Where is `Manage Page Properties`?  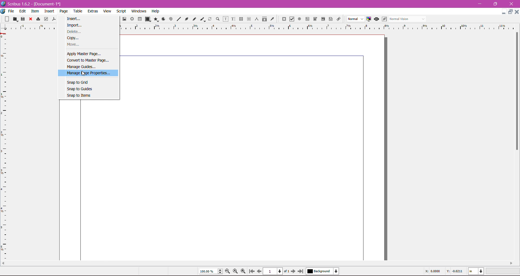
Manage Page Properties is located at coordinates (89, 73).